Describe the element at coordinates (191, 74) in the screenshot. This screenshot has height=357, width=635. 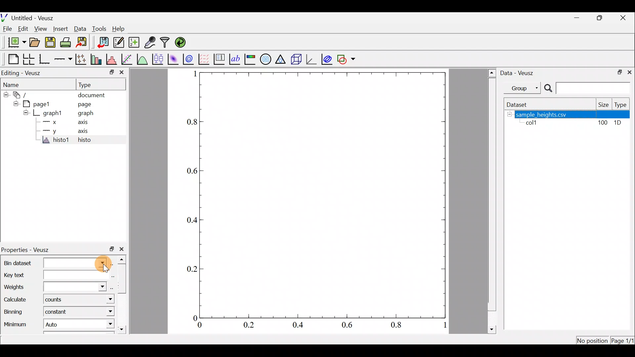
I see `1` at that location.